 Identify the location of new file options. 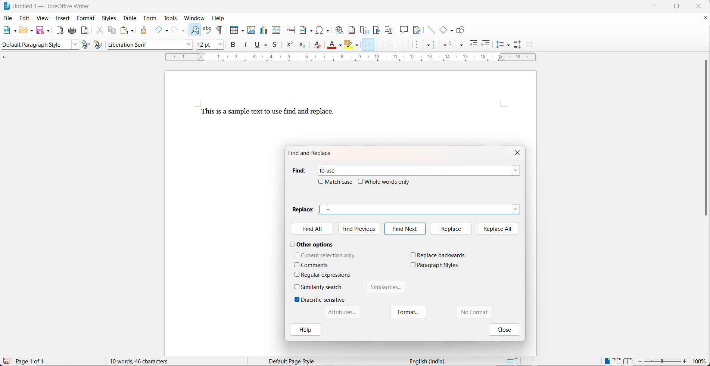
(16, 31).